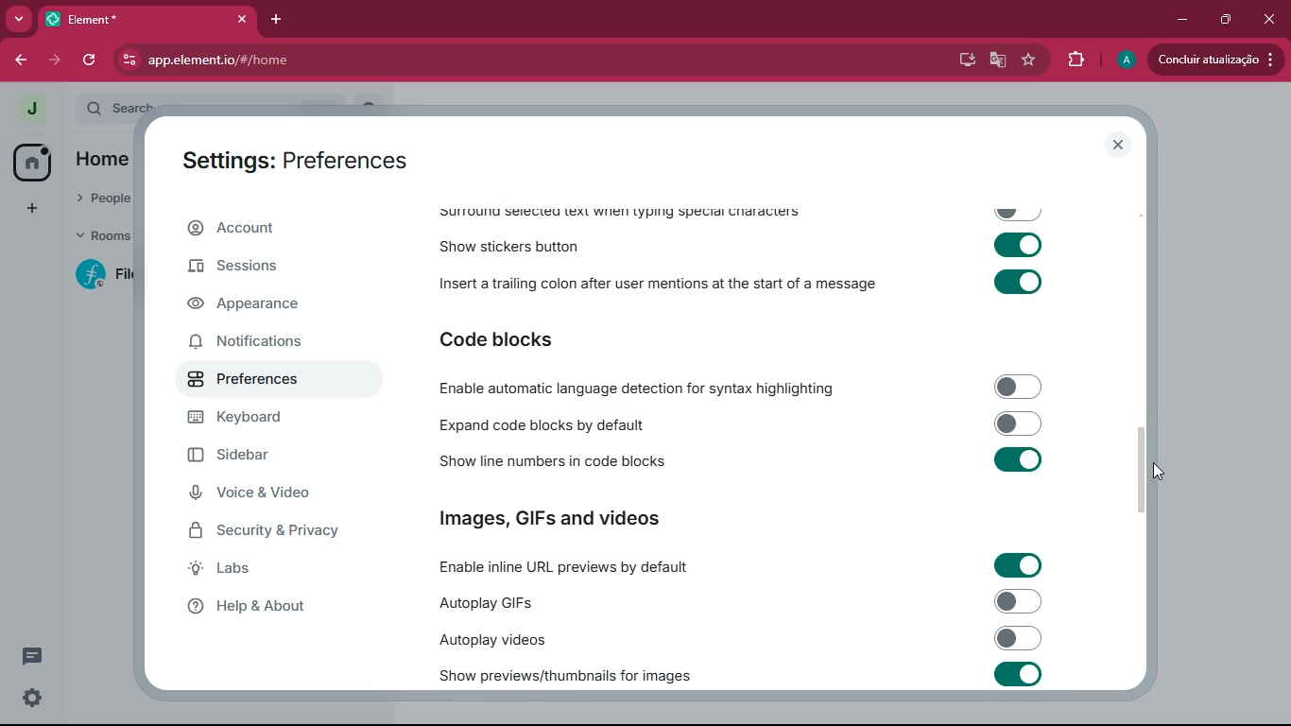  What do you see at coordinates (271, 228) in the screenshot?
I see `account` at bounding box center [271, 228].